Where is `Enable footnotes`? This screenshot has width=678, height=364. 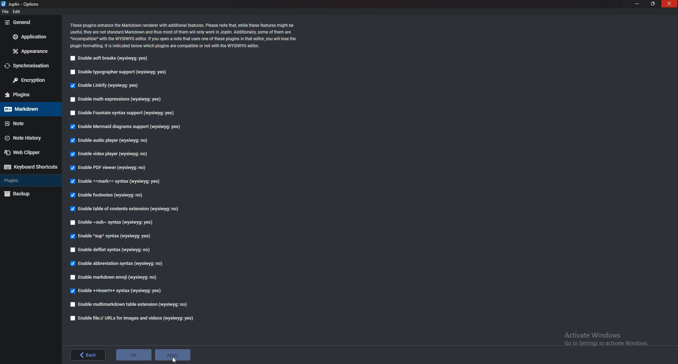 Enable footnotes is located at coordinates (108, 194).